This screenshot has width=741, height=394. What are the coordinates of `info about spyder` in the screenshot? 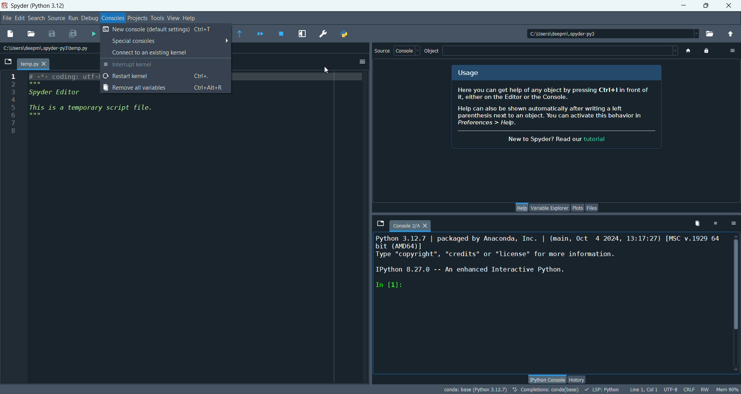 It's located at (557, 115).